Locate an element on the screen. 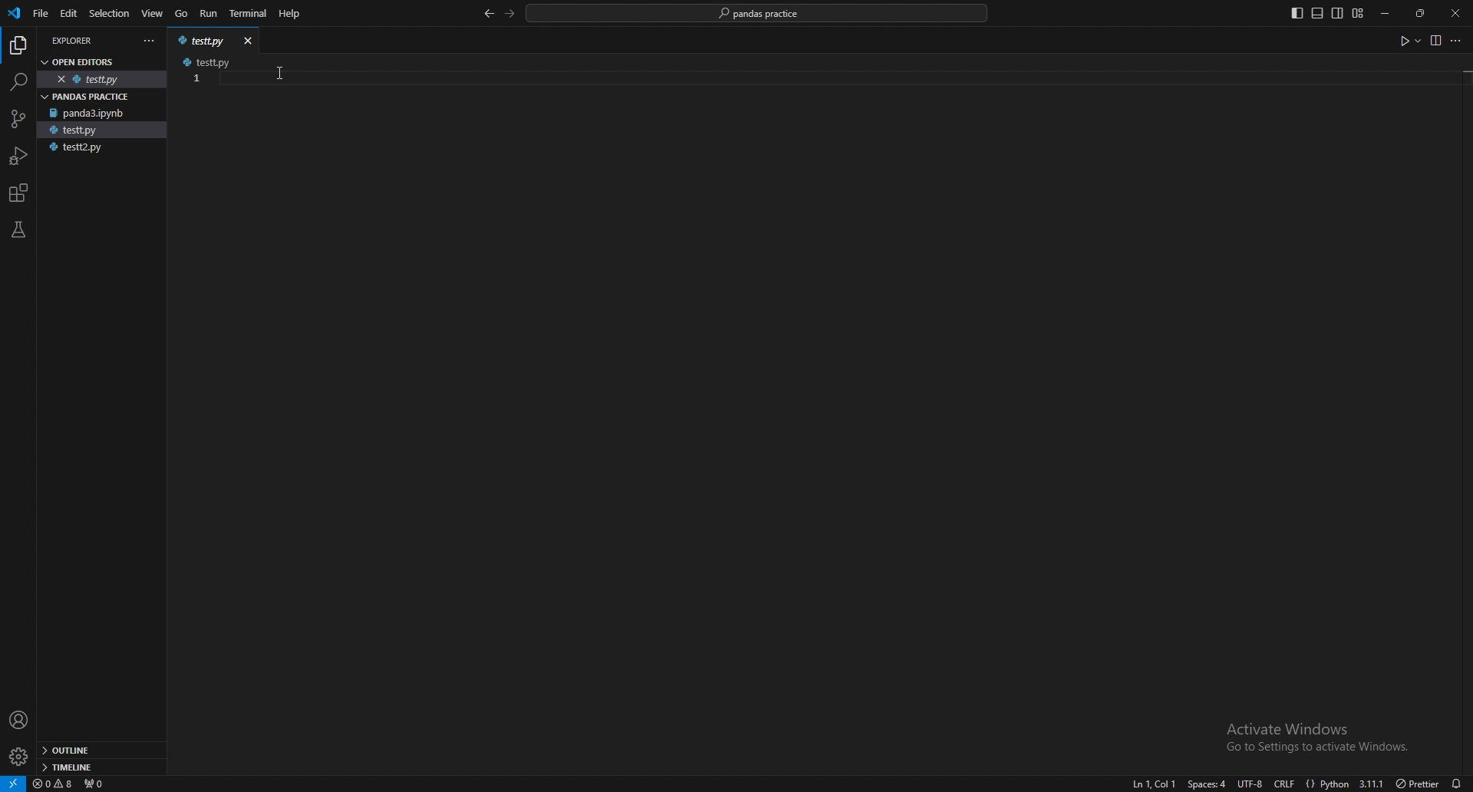 The width and height of the screenshot is (1473, 792). pandas practice is located at coordinates (93, 94).